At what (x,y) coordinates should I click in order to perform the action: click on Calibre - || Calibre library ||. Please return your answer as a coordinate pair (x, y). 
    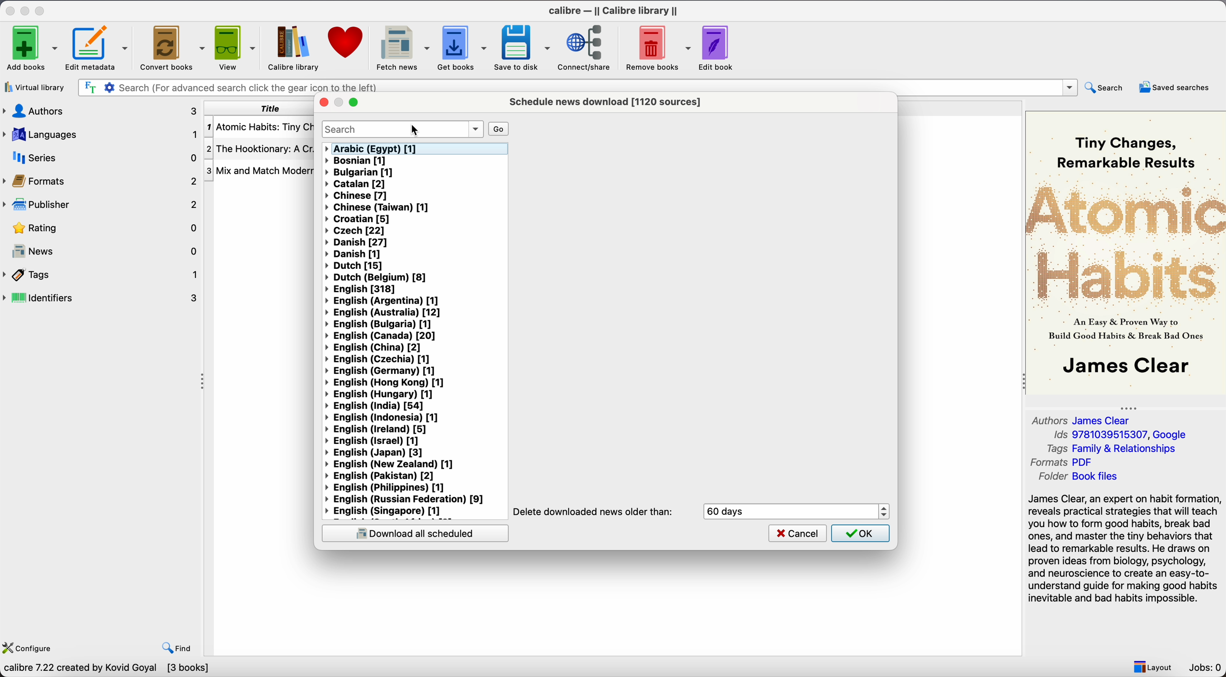
    Looking at the image, I should click on (615, 10).